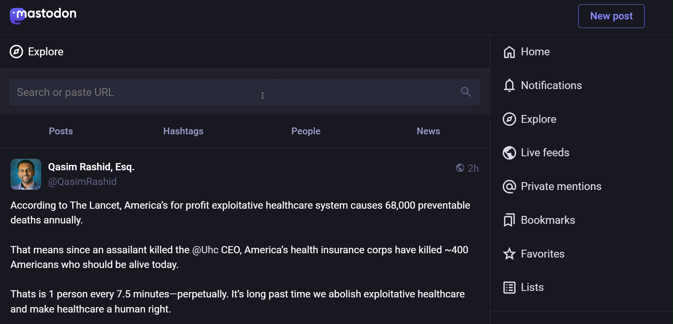 The image size is (673, 324). What do you see at coordinates (537, 152) in the screenshot?
I see `live feed` at bounding box center [537, 152].